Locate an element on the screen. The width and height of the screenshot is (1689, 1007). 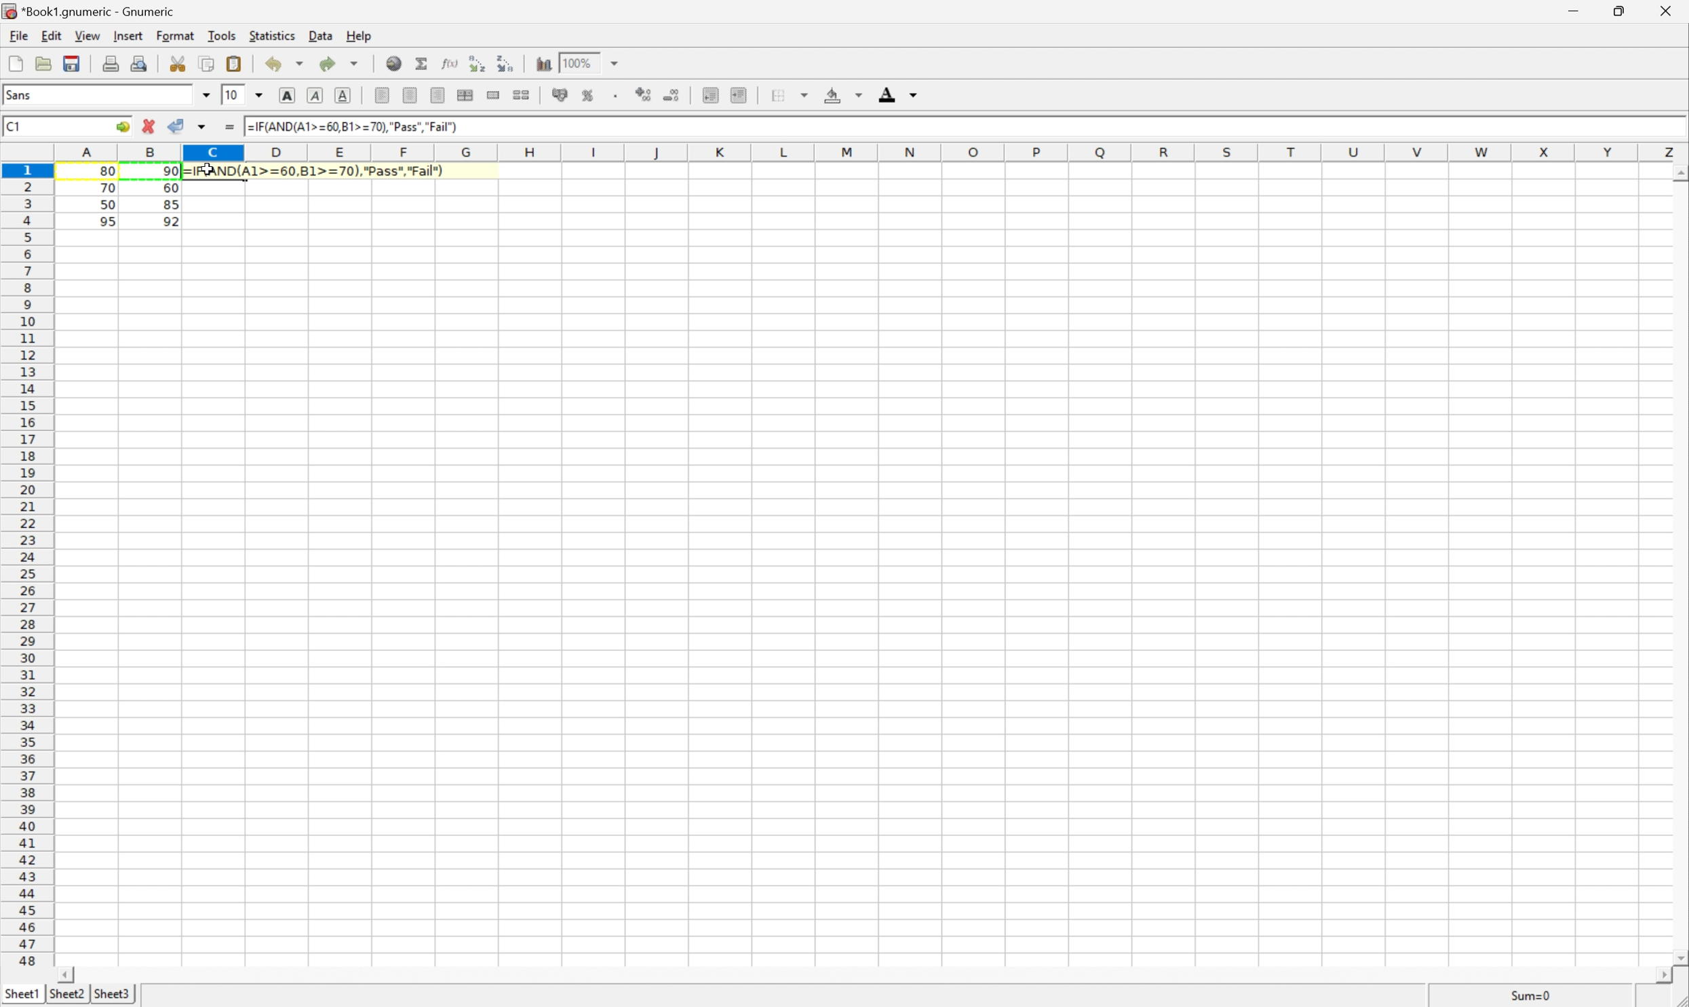
60 is located at coordinates (170, 187).